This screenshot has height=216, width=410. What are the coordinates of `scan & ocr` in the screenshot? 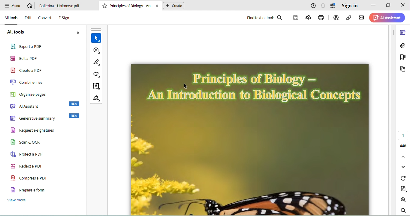 It's located at (32, 143).